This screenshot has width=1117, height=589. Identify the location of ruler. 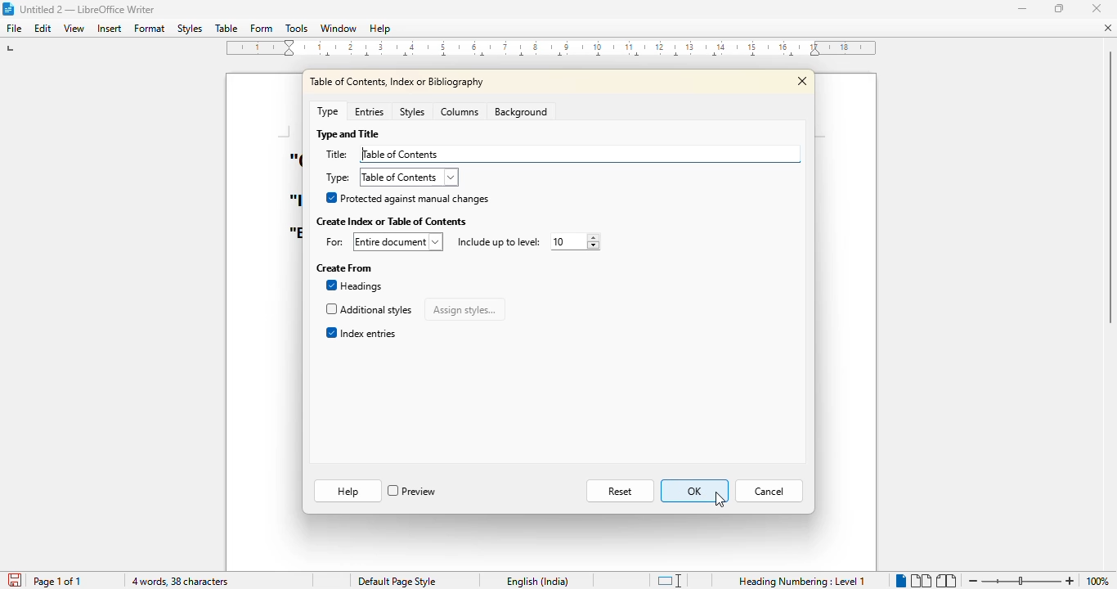
(552, 47).